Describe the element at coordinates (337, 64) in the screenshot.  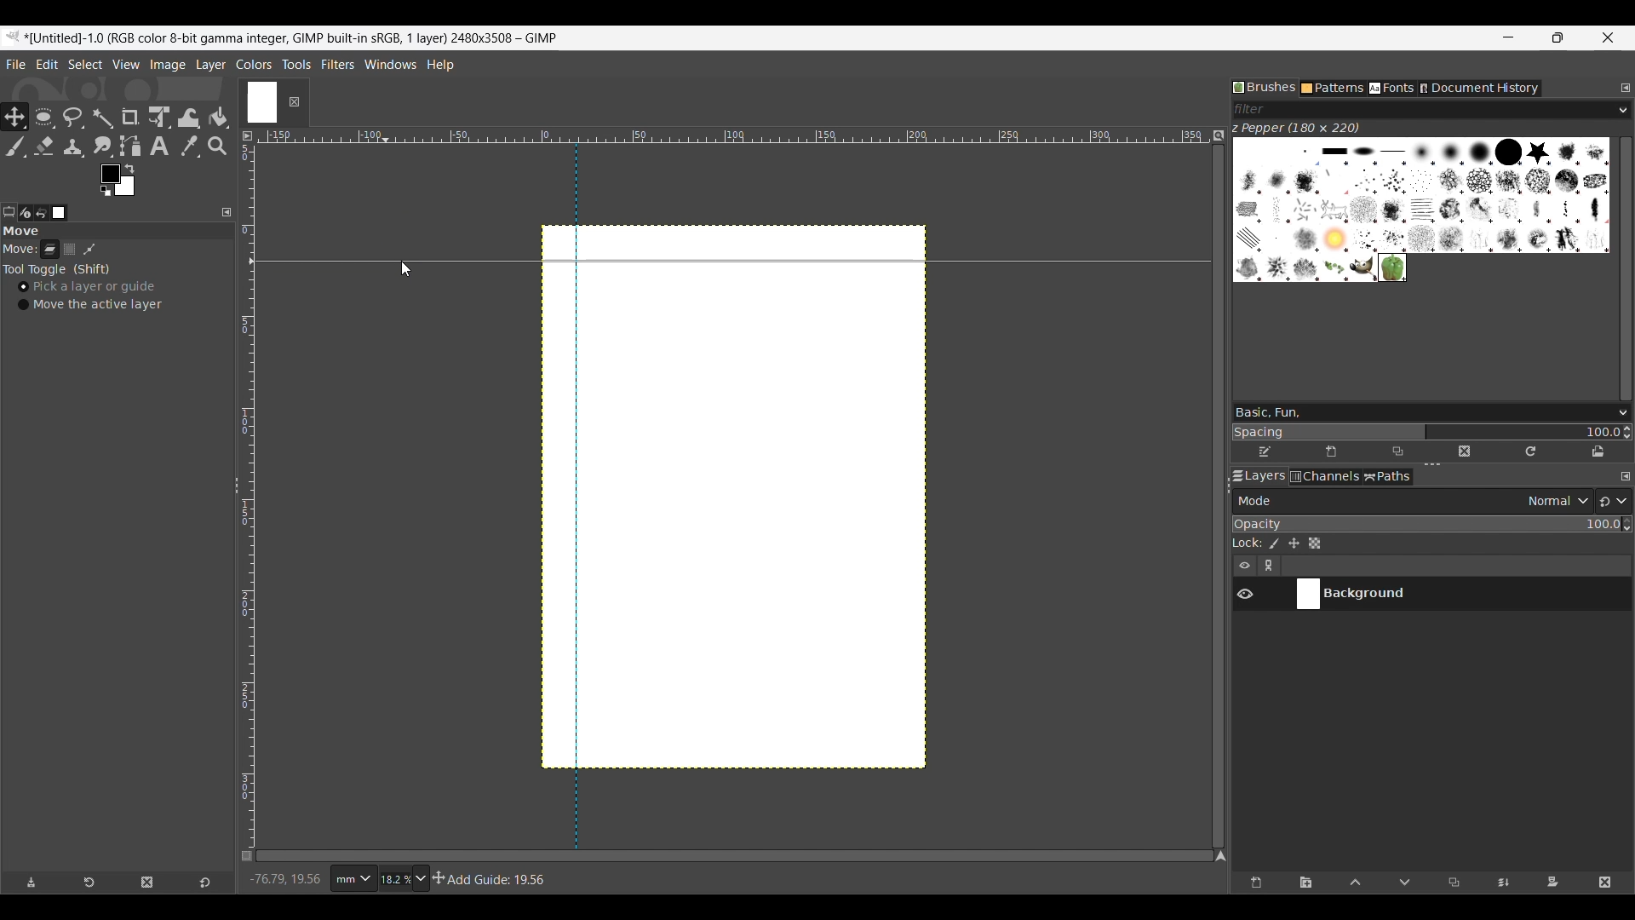
I see `Filters menu` at that location.